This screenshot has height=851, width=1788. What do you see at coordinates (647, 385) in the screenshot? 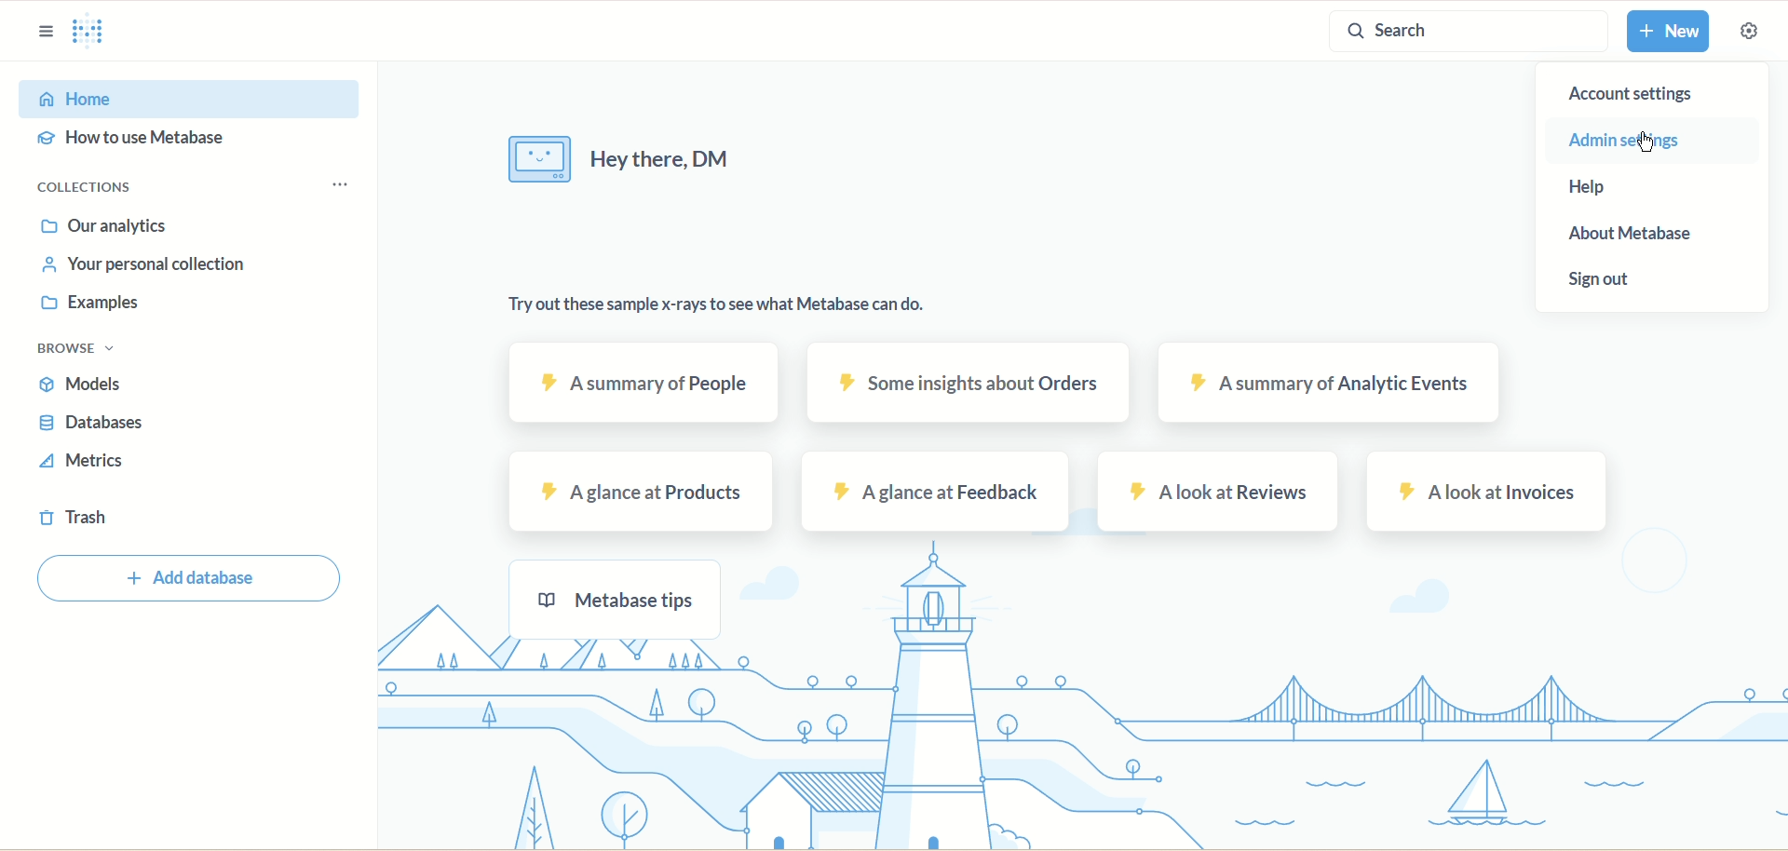
I see `A summary of people` at bounding box center [647, 385].